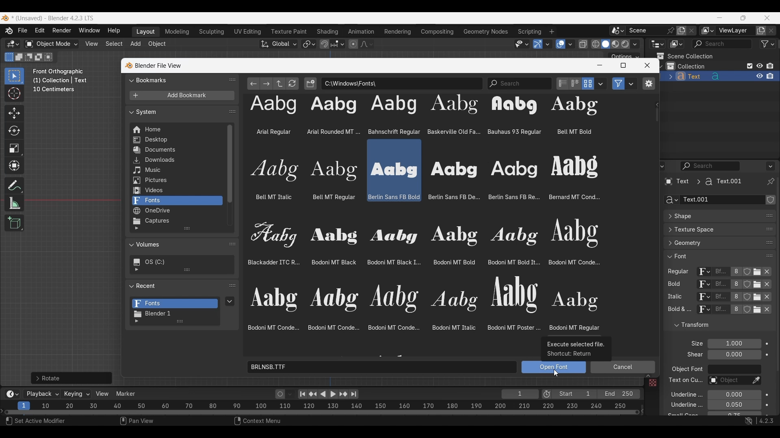 The height and width of the screenshot is (438, 780). Describe the element at coordinates (624, 56) in the screenshot. I see `Transform options` at that location.